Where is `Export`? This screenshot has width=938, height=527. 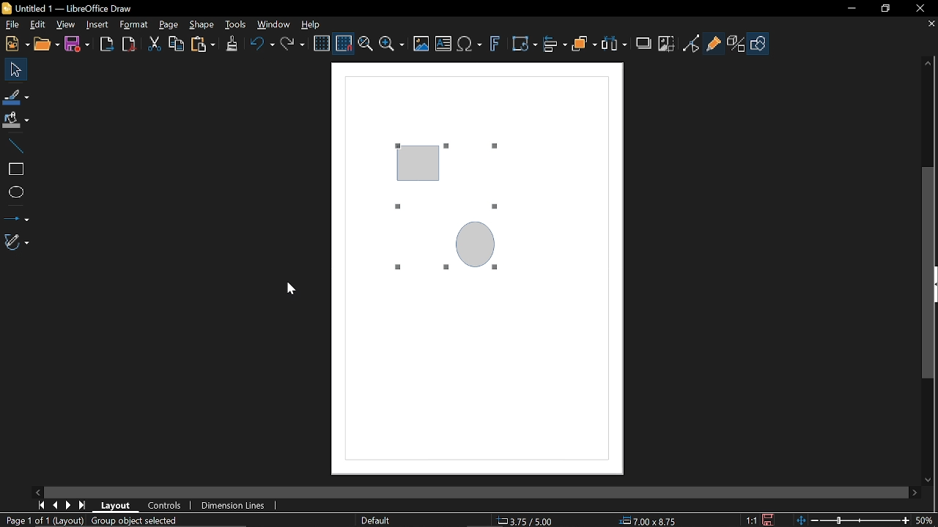
Export is located at coordinates (106, 46).